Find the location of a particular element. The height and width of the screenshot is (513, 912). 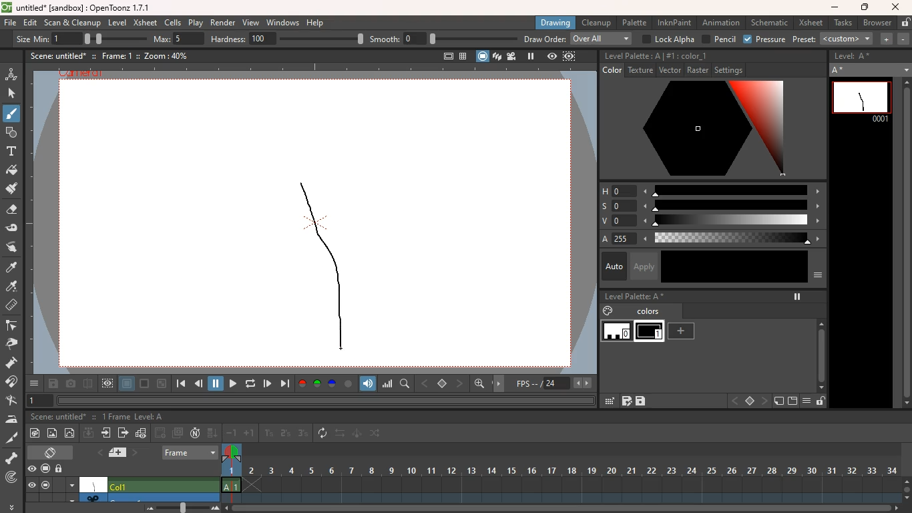

frame is located at coordinates (190, 451).